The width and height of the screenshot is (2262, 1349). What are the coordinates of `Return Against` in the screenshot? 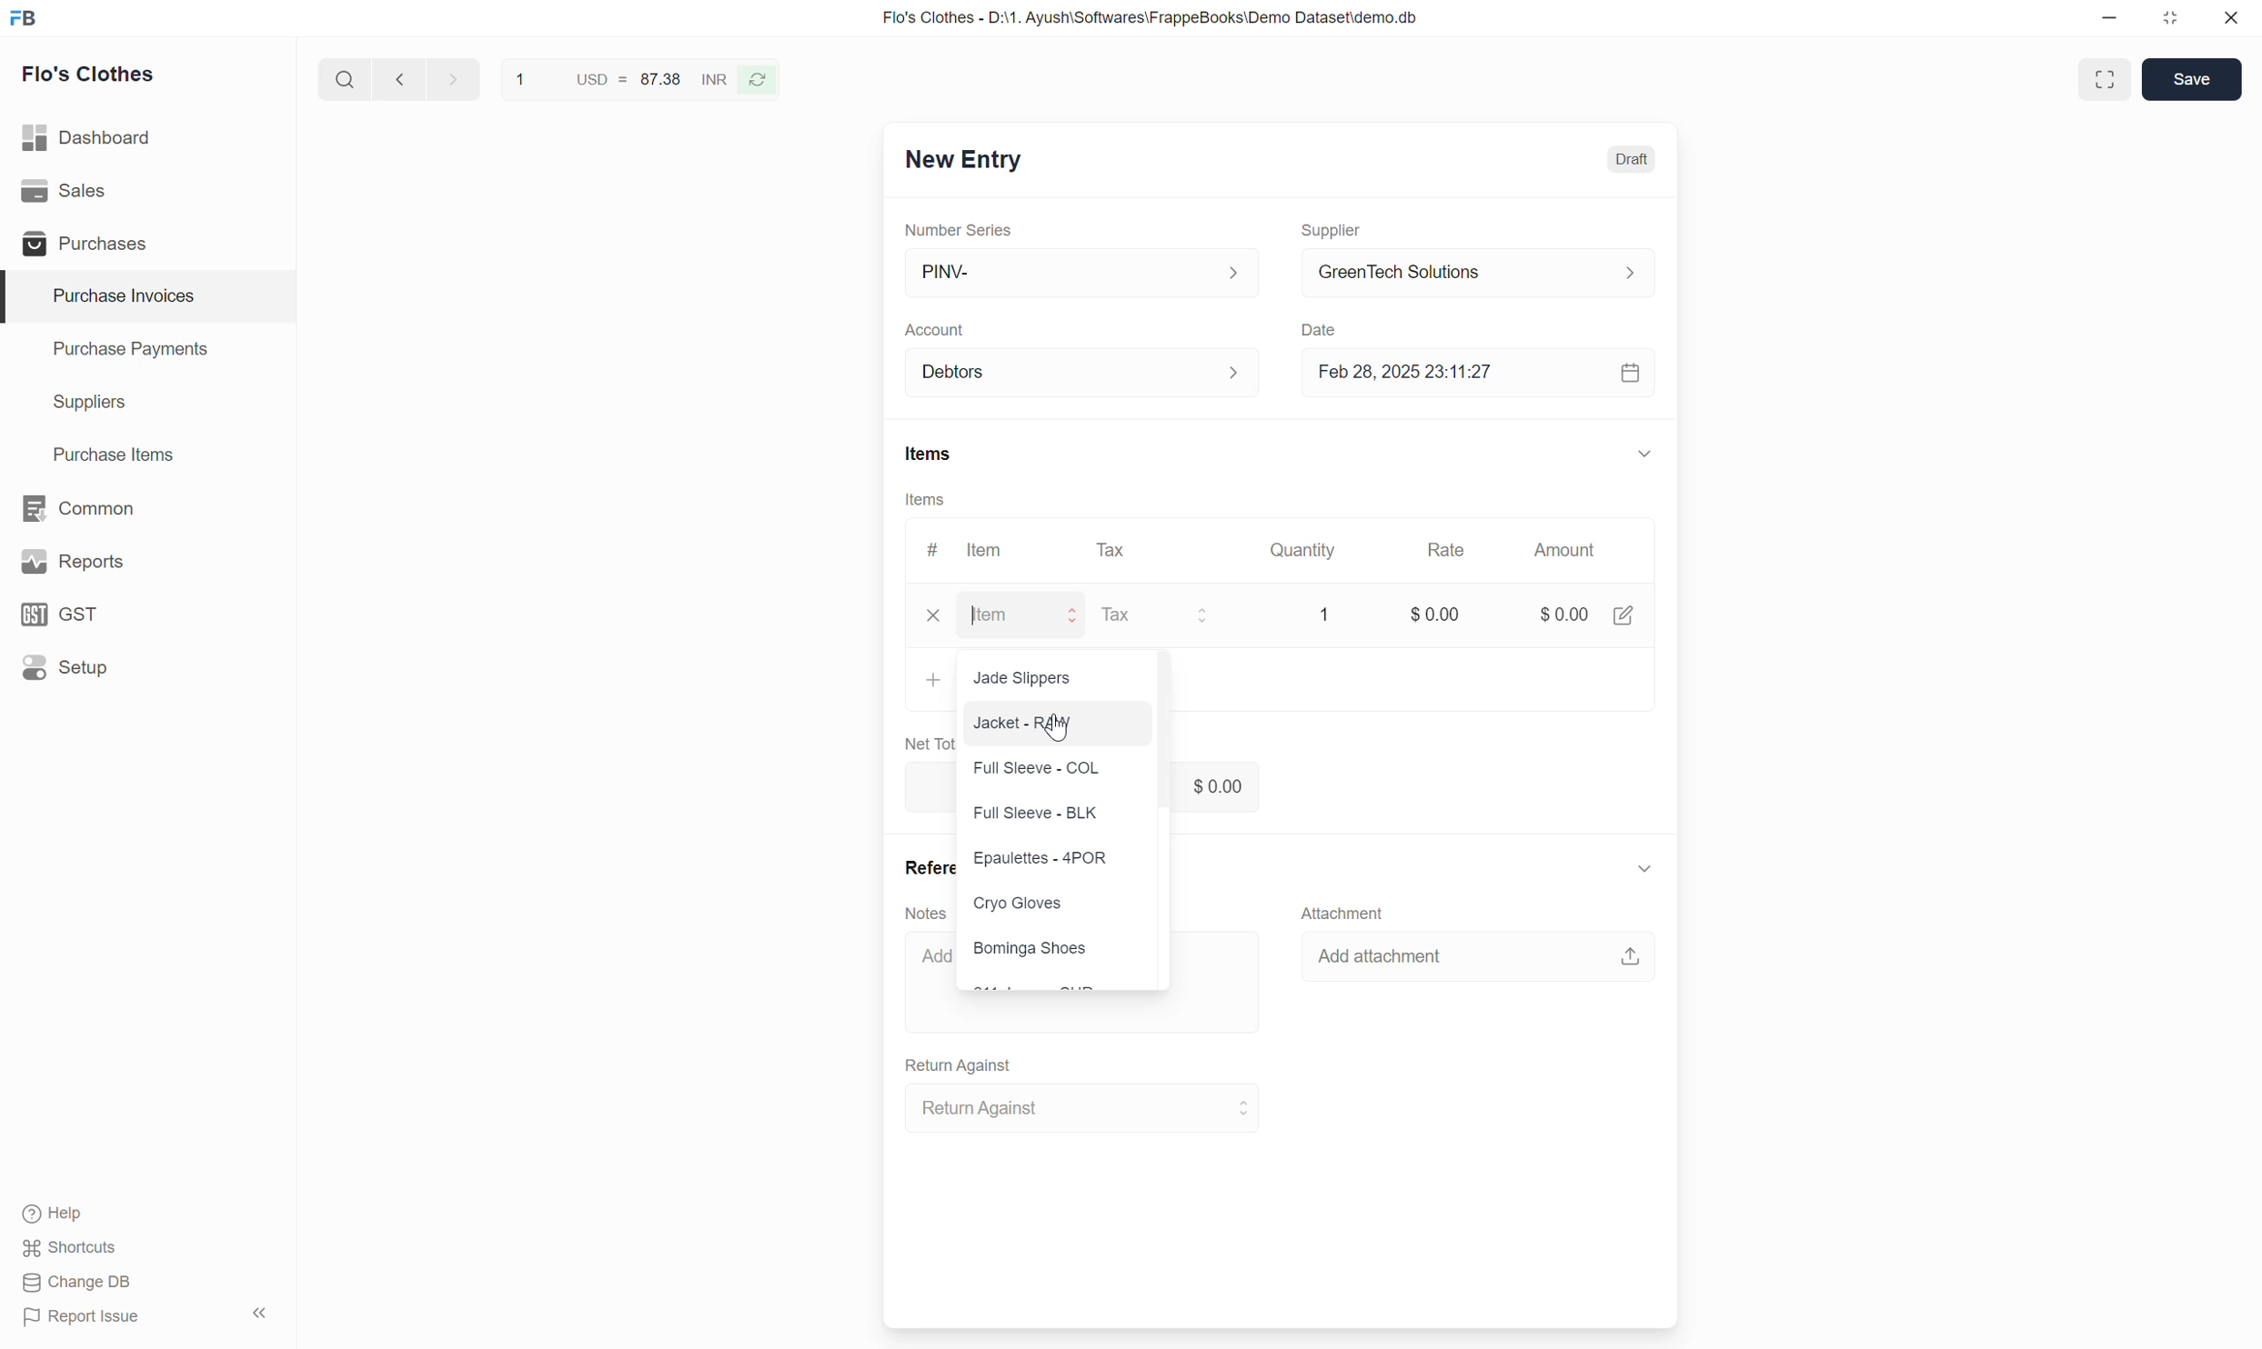 It's located at (960, 1066).